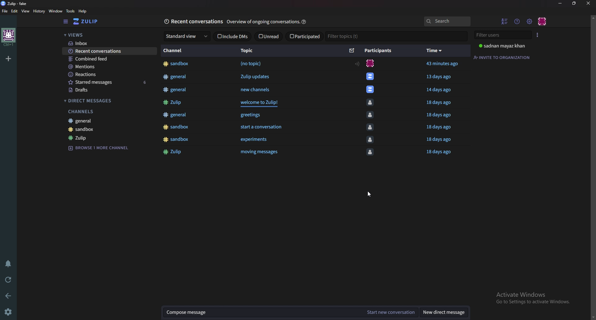 This screenshot has width=596, height=320. I want to click on home, so click(9, 38).